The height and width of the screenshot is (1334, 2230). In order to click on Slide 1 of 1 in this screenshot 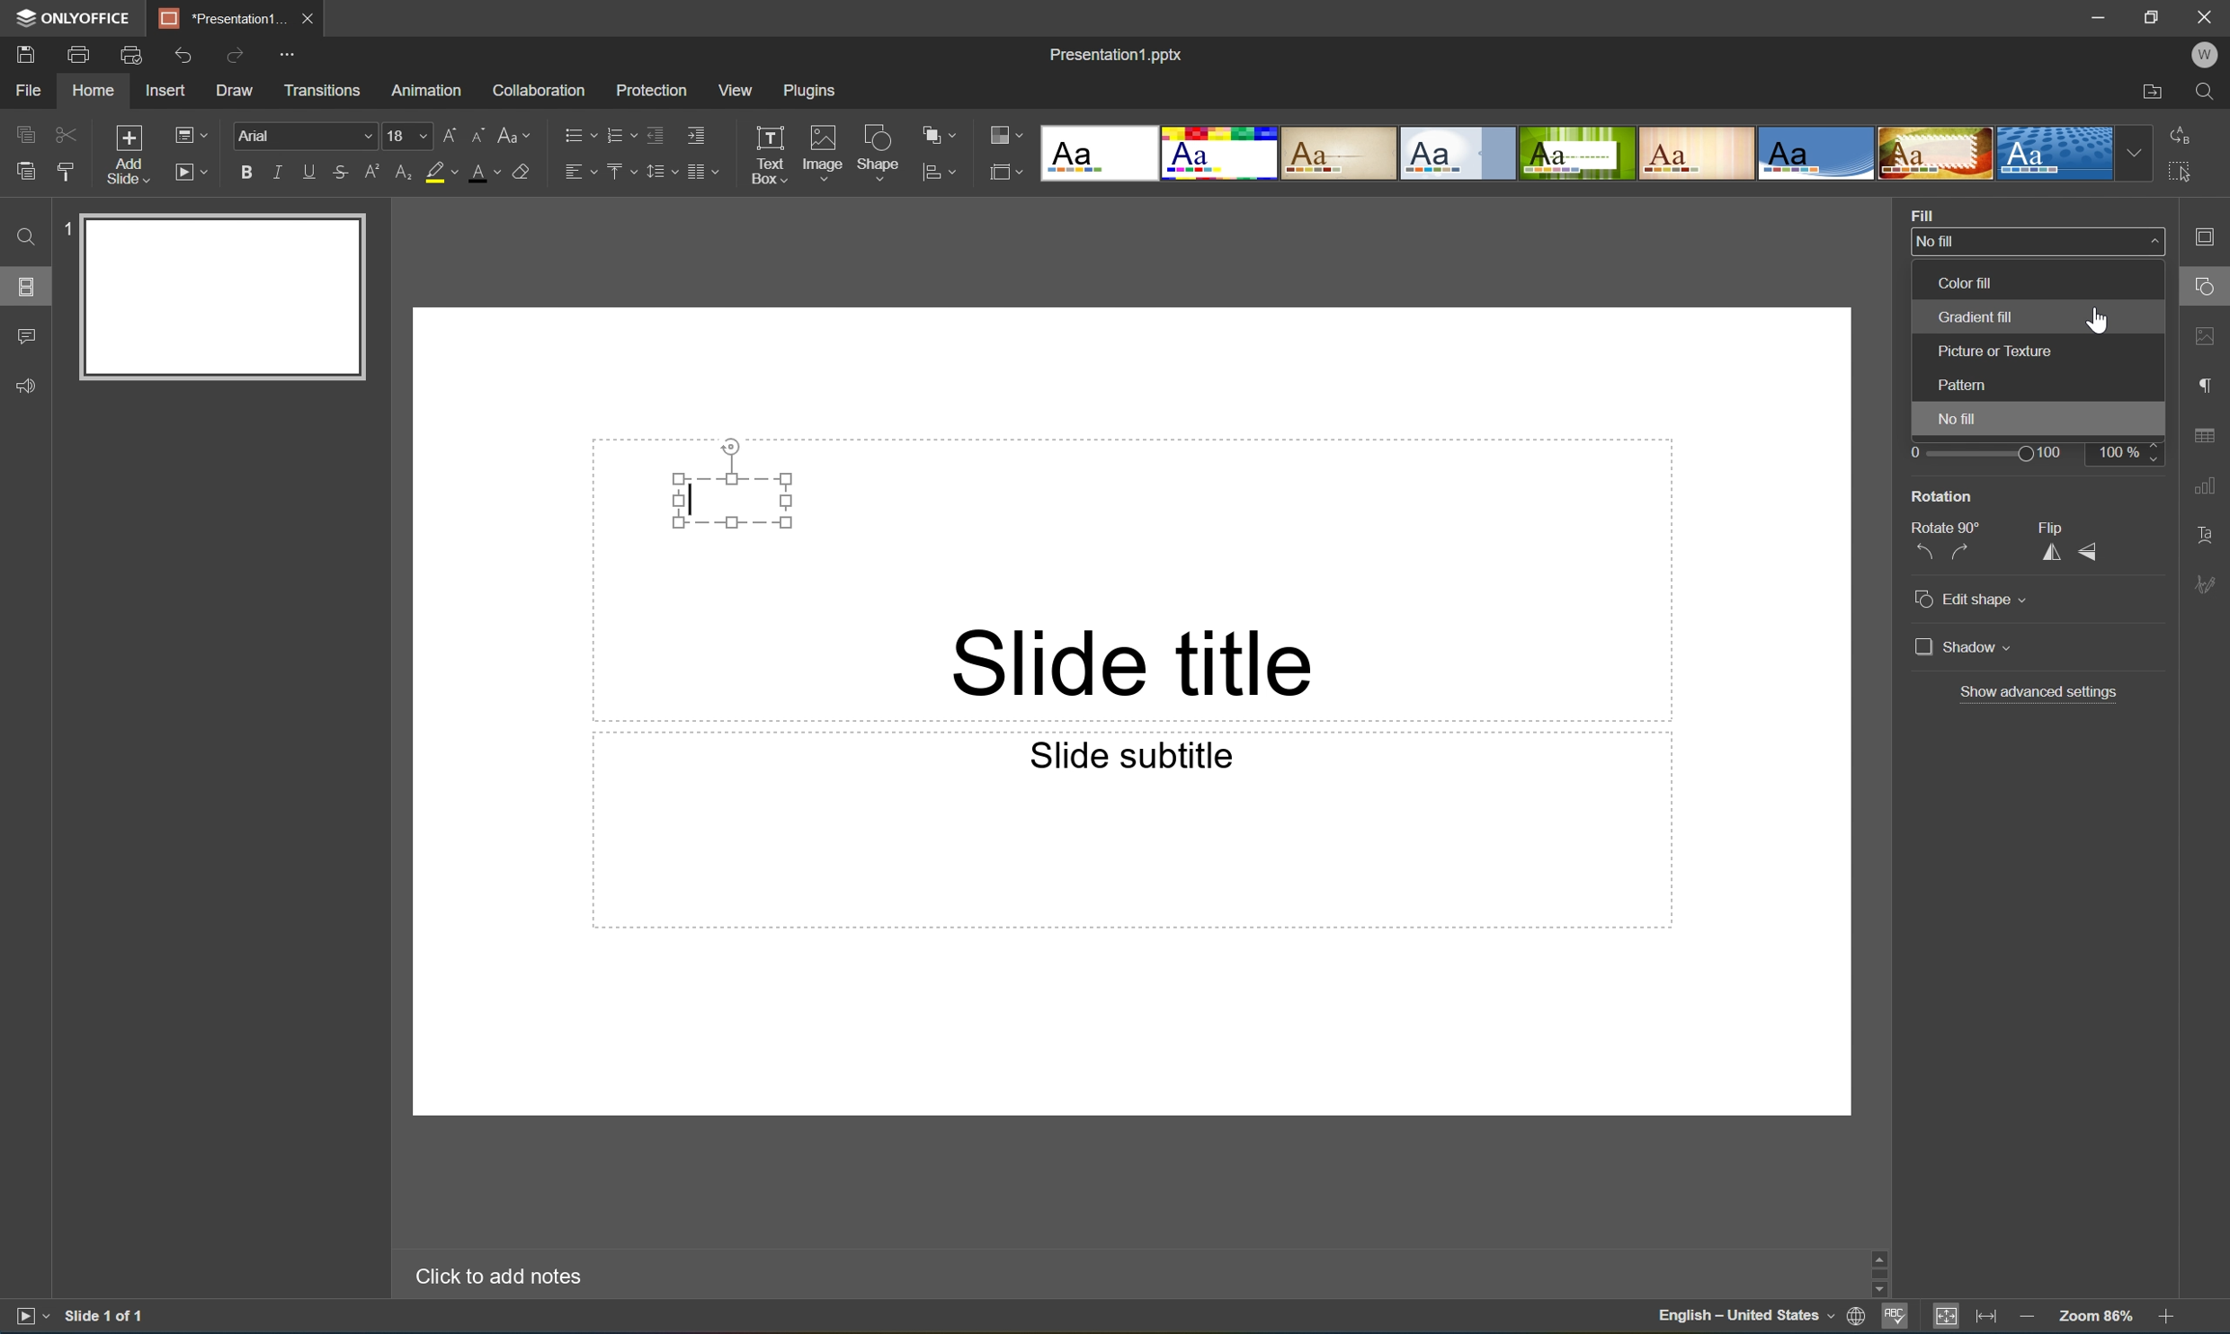, I will do `click(106, 1315)`.